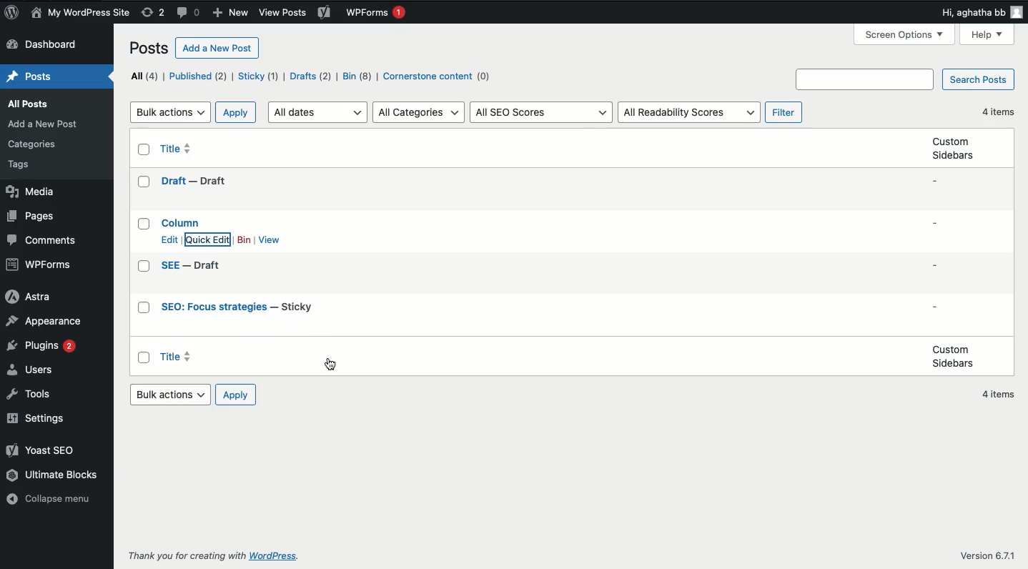  Describe the element at coordinates (953, 149) in the screenshot. I see `Custom sidebars` at that location.